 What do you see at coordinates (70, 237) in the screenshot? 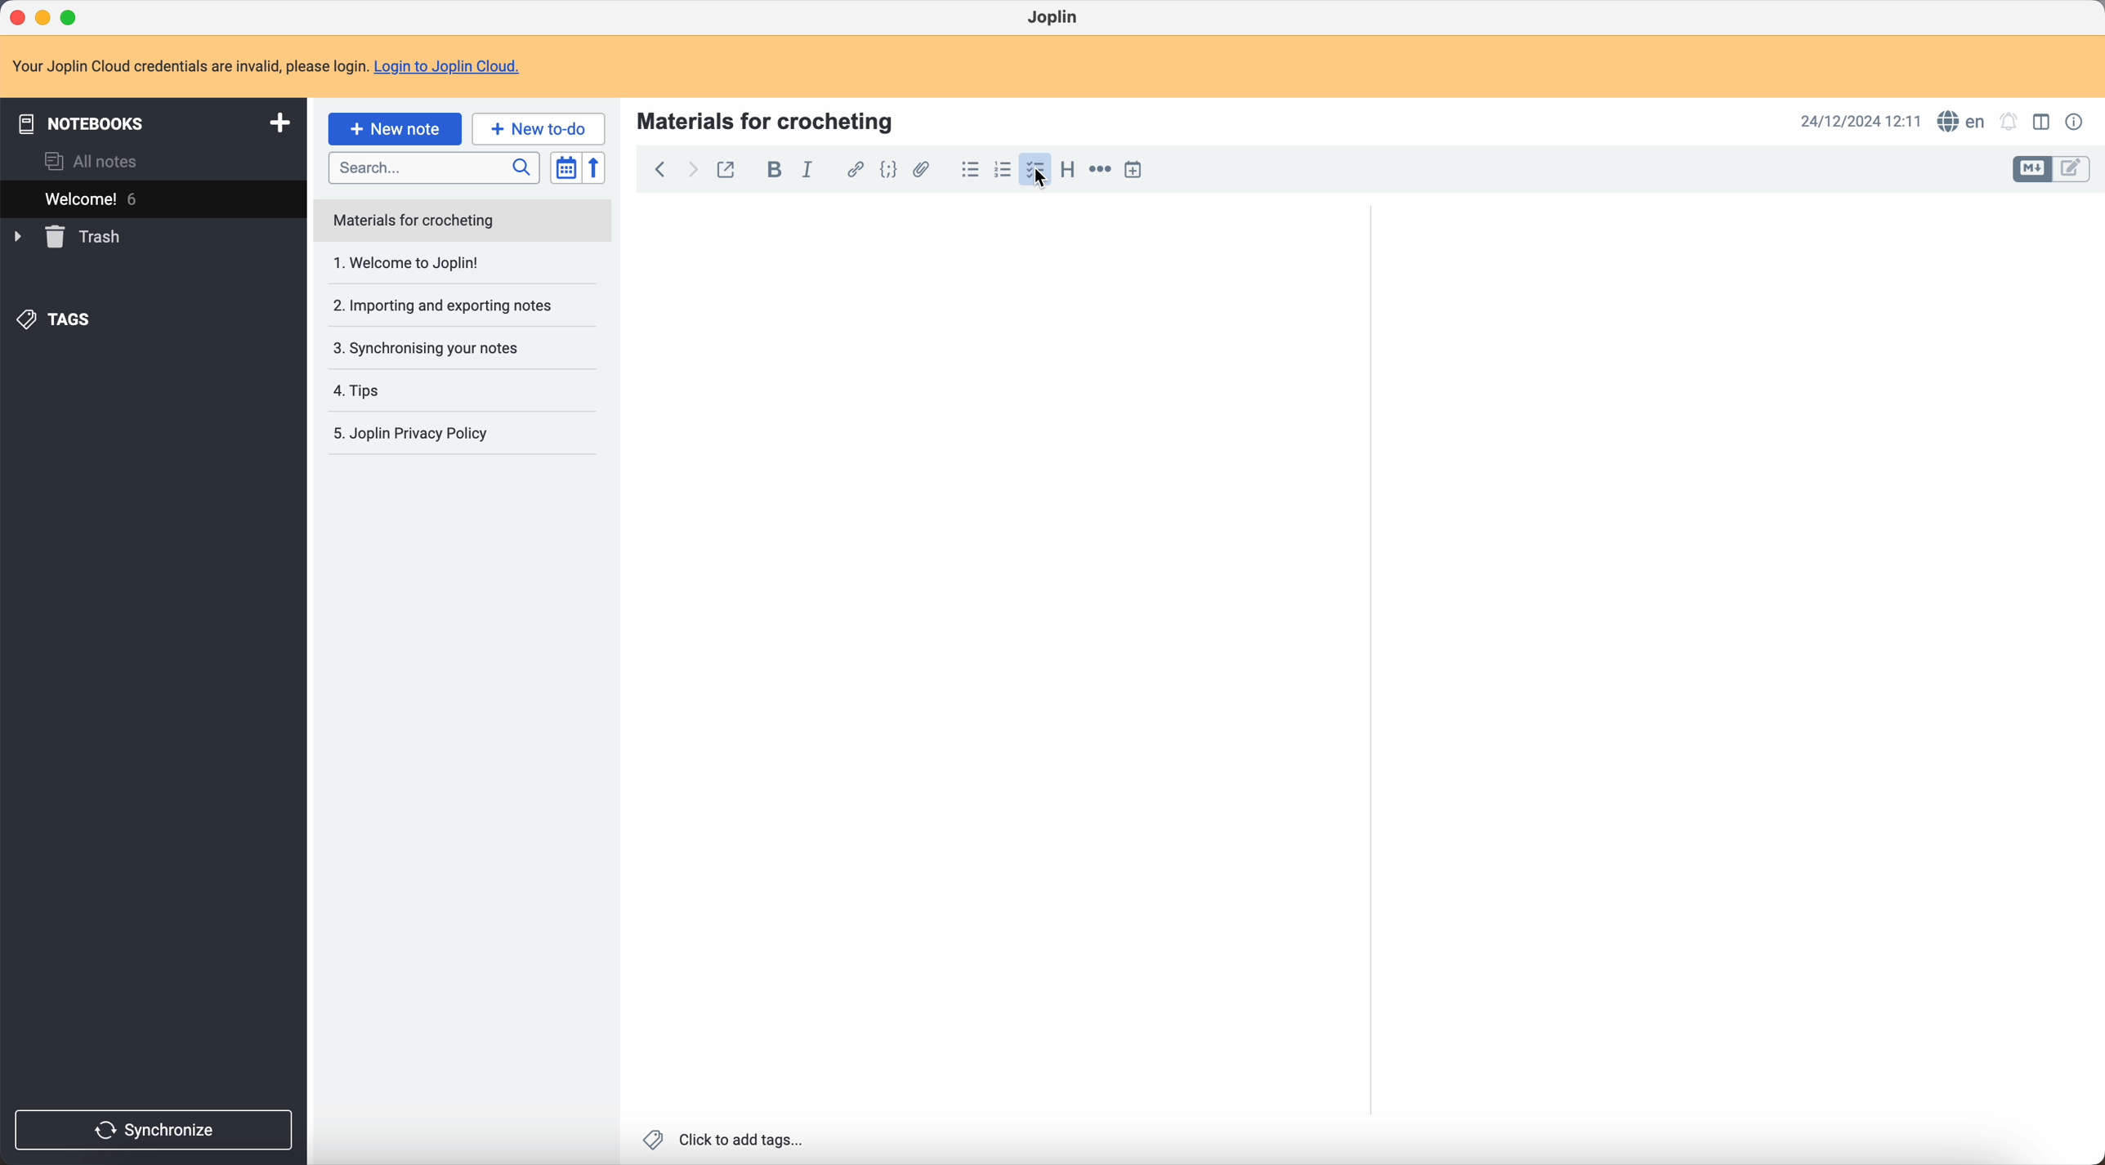
I see `trash` at bounding box center [70, 237].